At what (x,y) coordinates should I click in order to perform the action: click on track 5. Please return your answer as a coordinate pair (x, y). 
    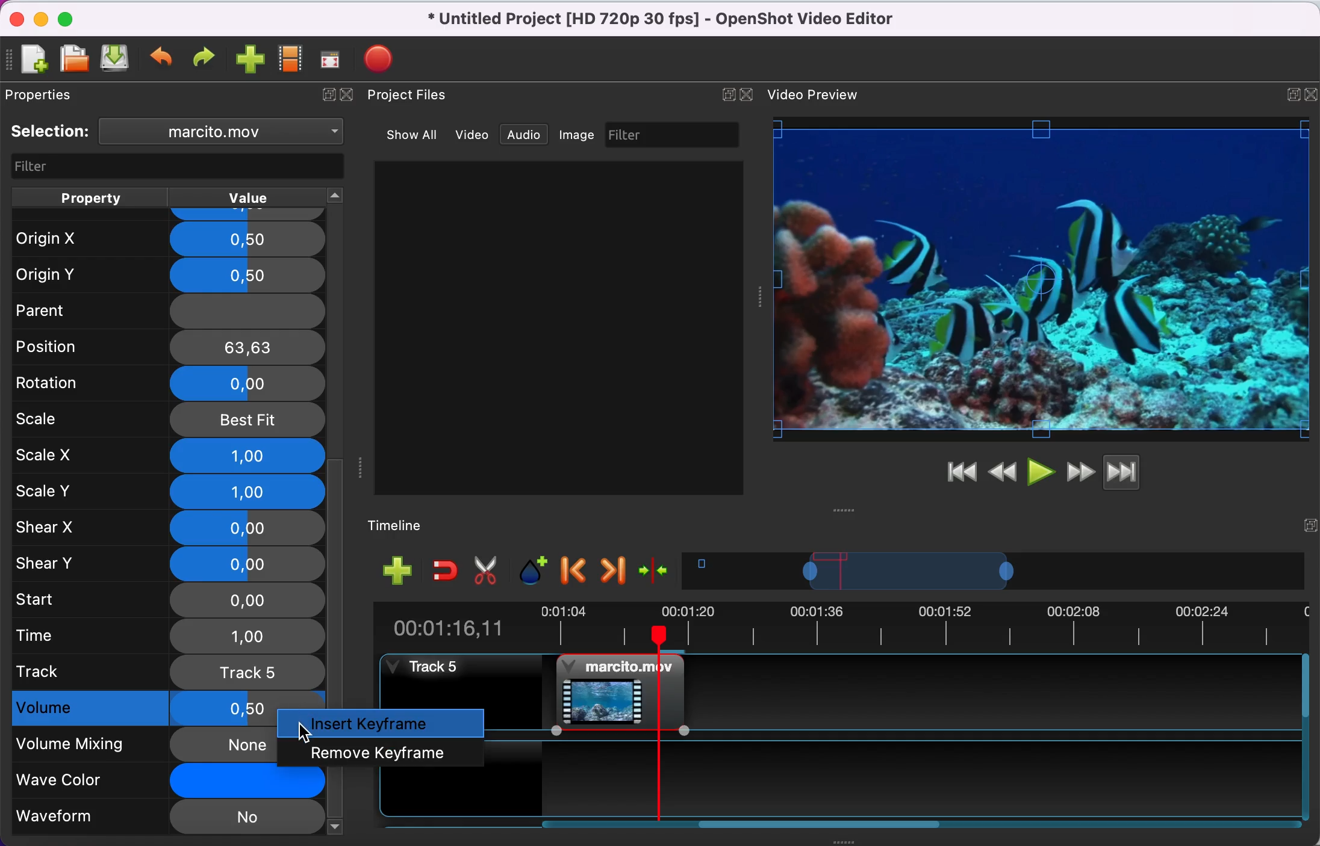
    Looking at the image, I should click on (429, 670).